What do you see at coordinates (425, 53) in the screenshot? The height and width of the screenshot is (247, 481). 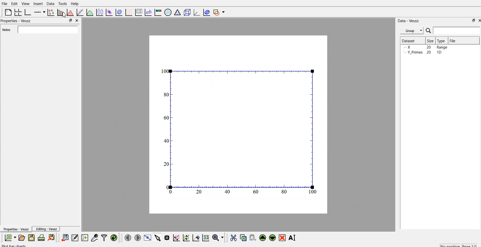 I see `y planes... 20 10` at bounding box center [425, 53].